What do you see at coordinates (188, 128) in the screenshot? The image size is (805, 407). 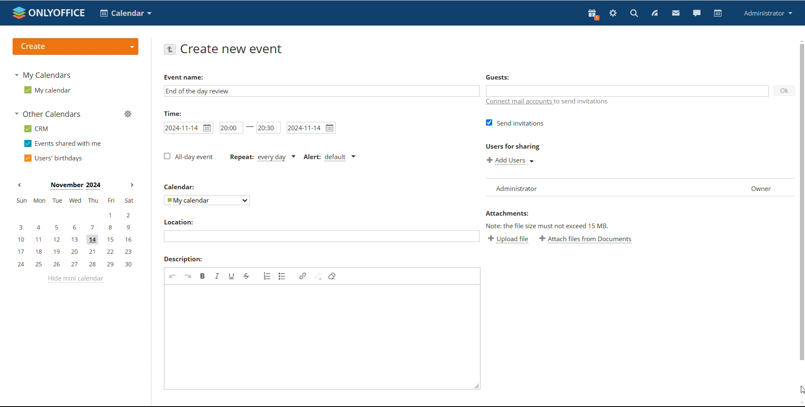 I see `set start date` at bounding box center [188, 128].